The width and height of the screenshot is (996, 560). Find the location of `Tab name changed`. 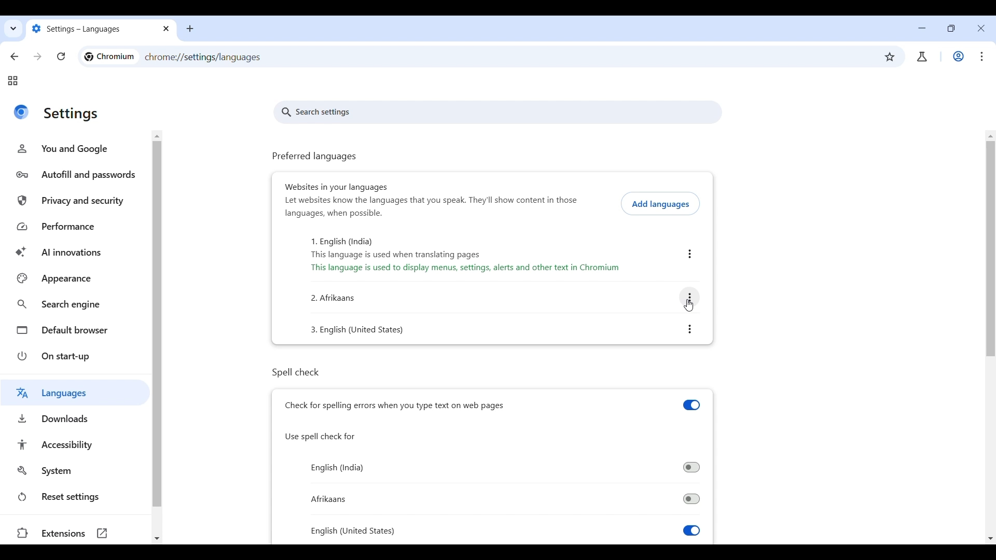

Tab name changed is located at coordinates (89, 29).